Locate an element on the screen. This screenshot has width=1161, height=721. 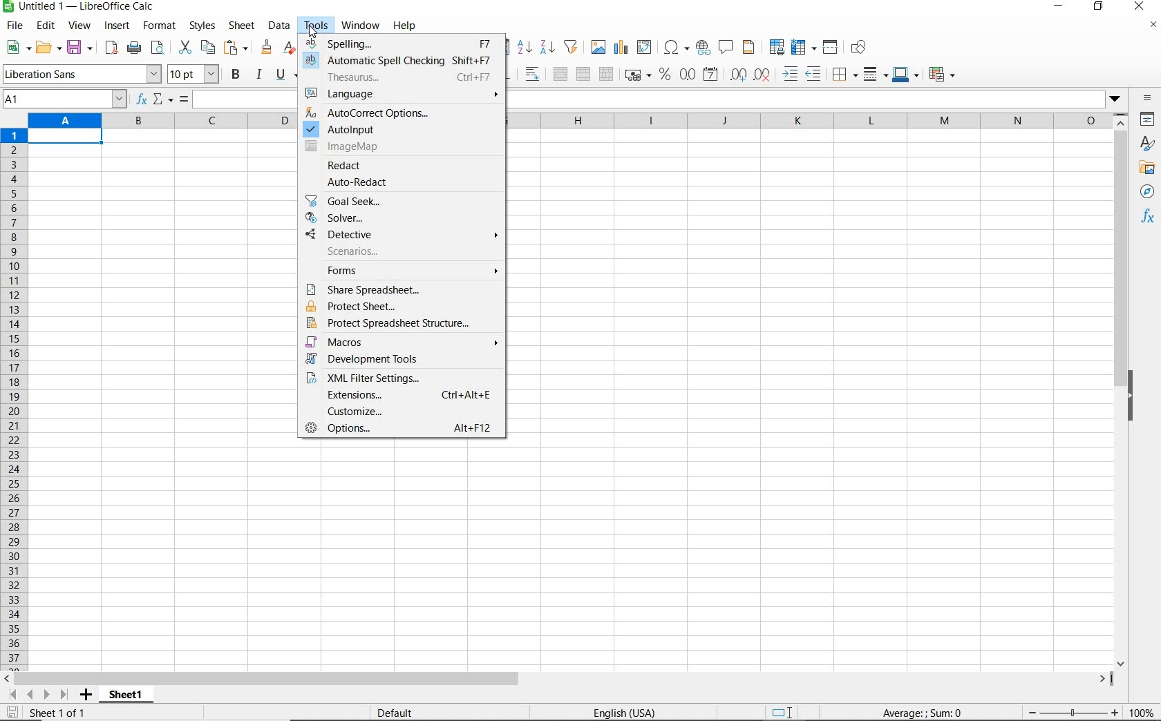
file name is located at coordinates (80, 7).